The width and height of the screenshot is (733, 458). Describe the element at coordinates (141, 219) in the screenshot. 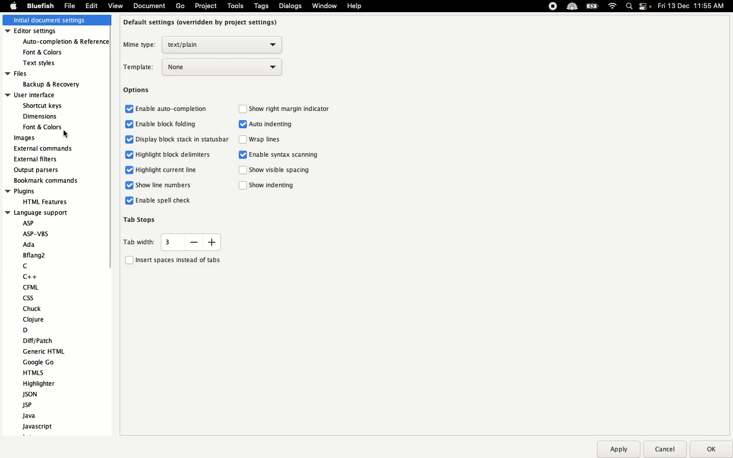

I see `Tab stops` at that location.